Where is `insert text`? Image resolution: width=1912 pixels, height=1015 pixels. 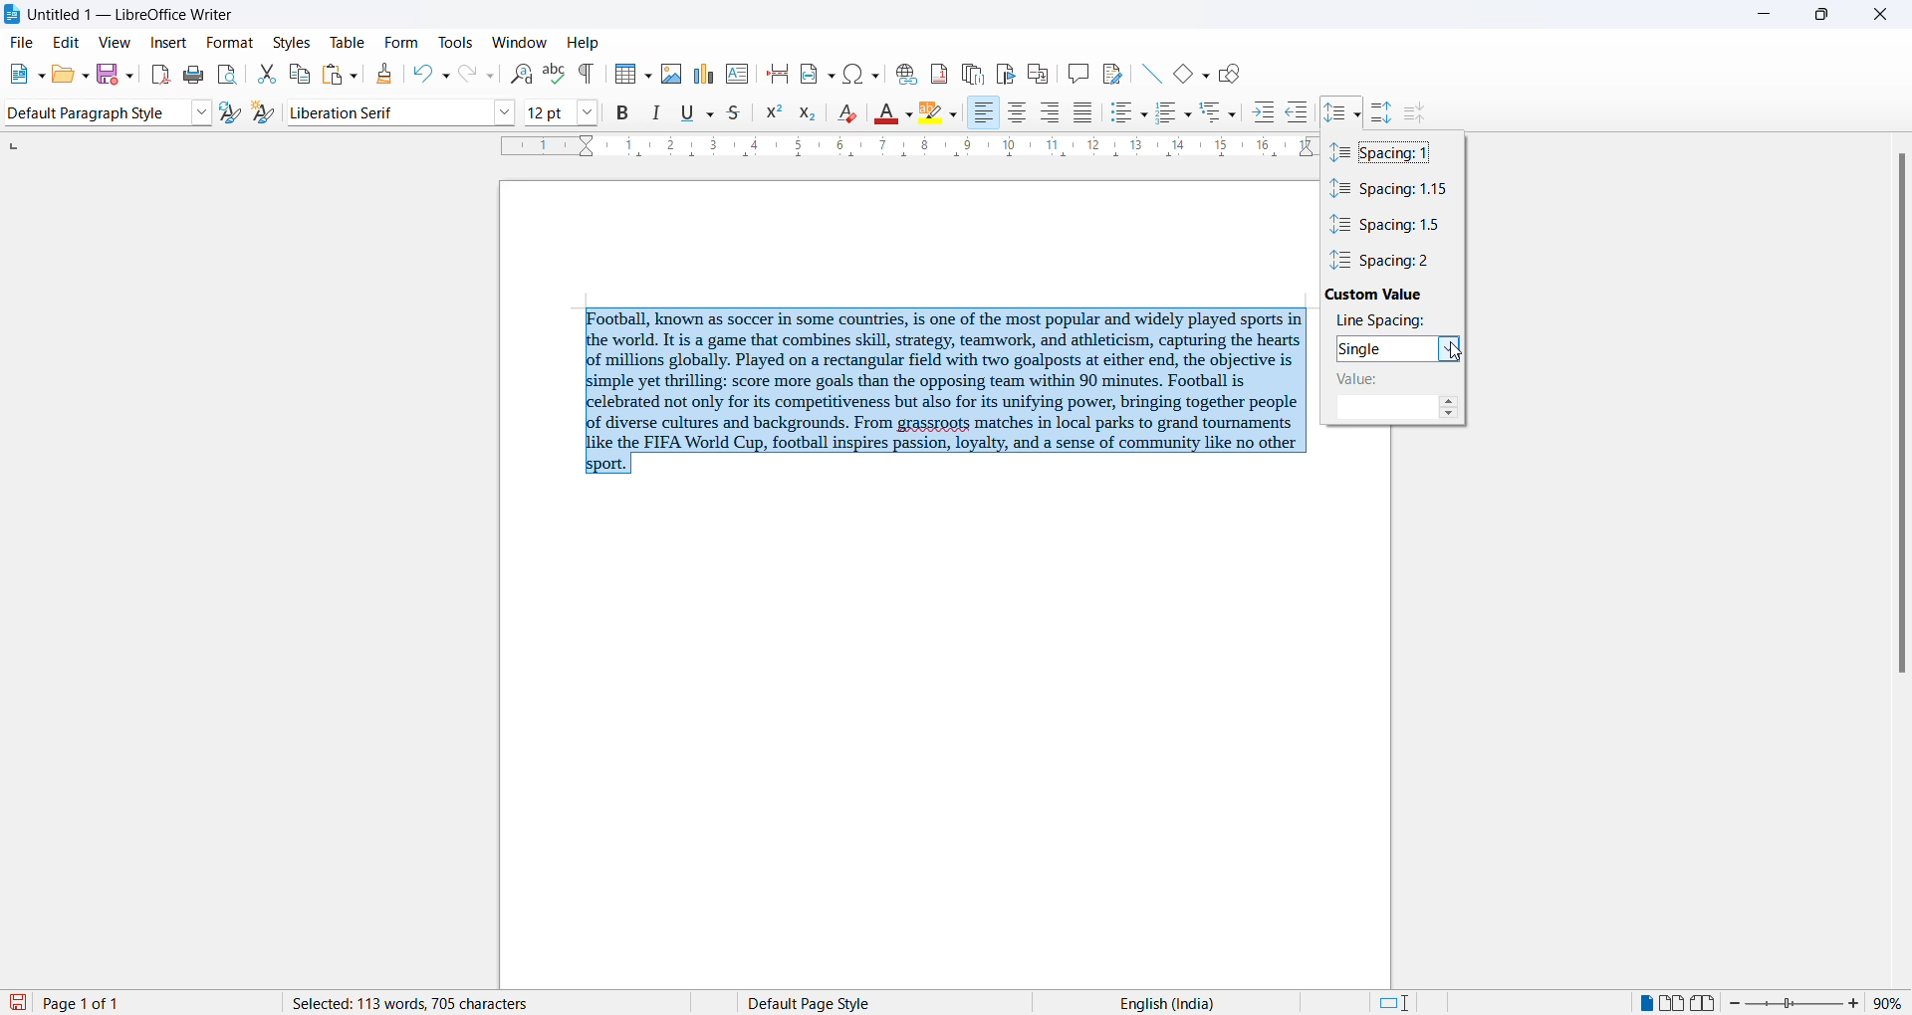
insert text is located at coordinates (738, 74).